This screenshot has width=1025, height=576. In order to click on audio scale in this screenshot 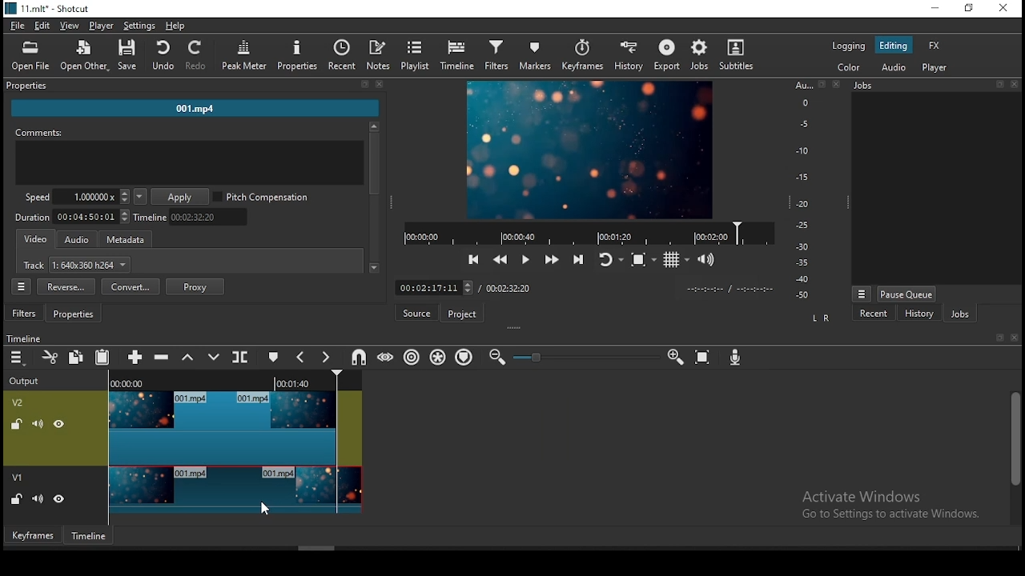, I will do `click(814, 191)`.